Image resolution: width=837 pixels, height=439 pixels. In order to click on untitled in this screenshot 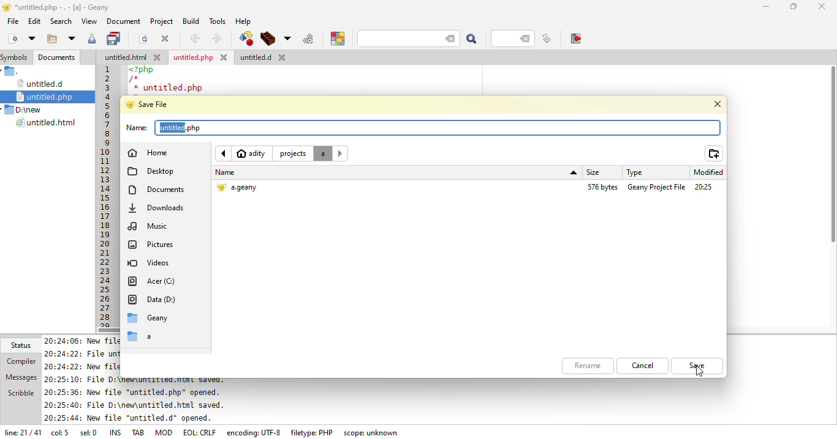, I will do `click(182, 128)`.